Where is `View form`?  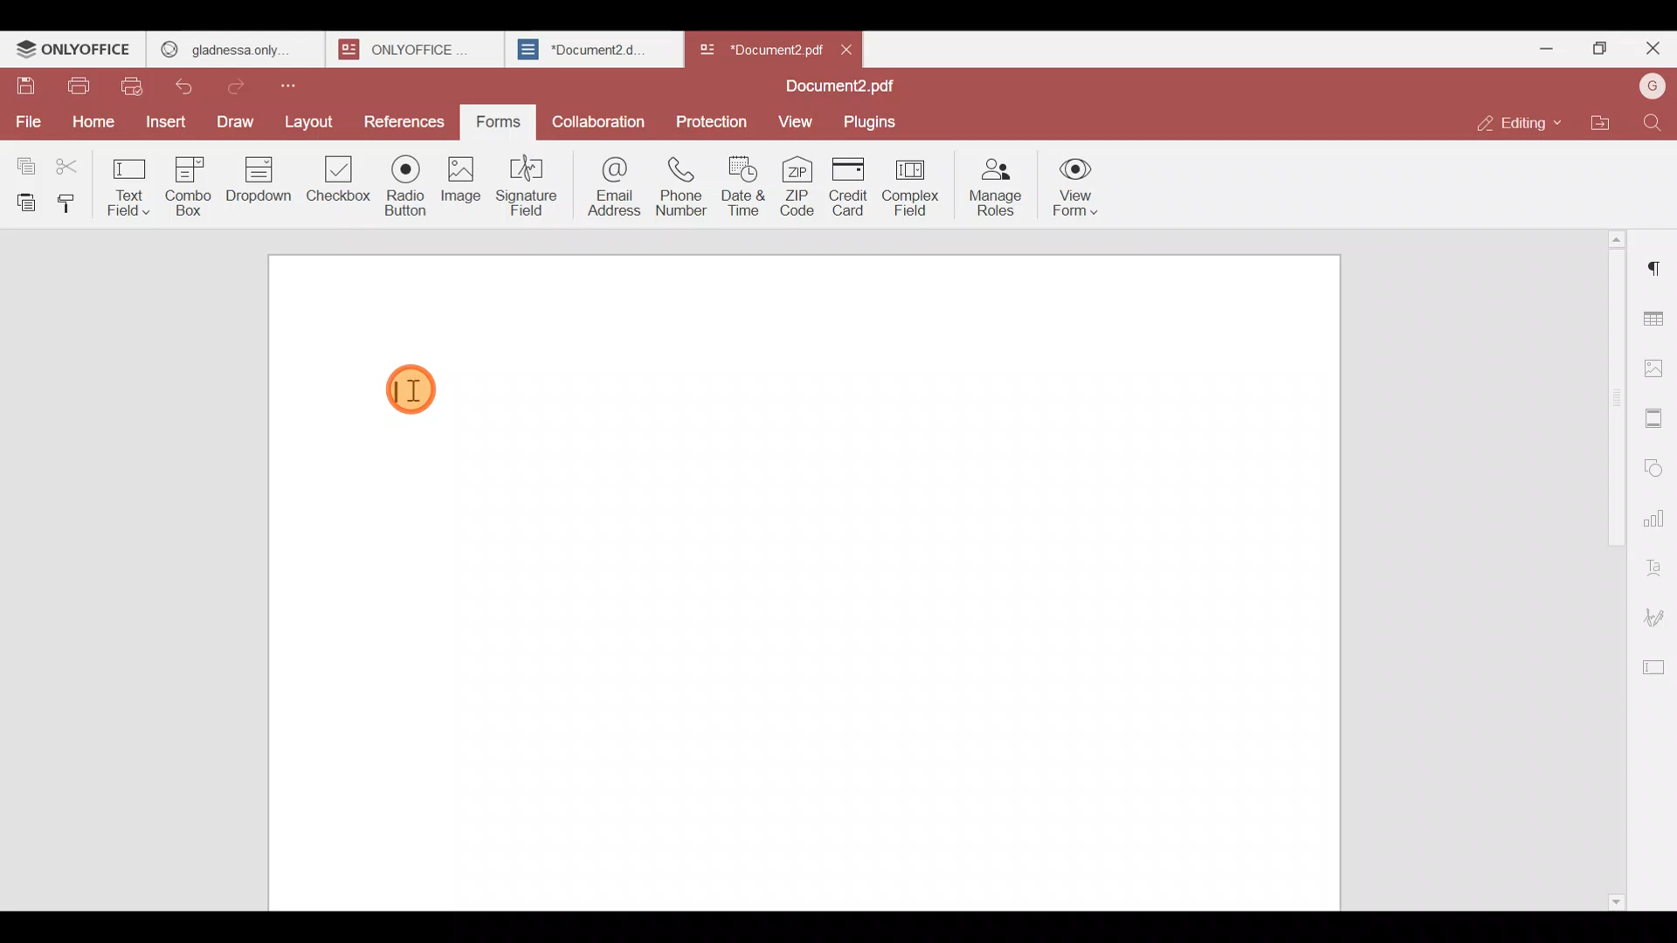 View form is located at coordinates (1073, 186).